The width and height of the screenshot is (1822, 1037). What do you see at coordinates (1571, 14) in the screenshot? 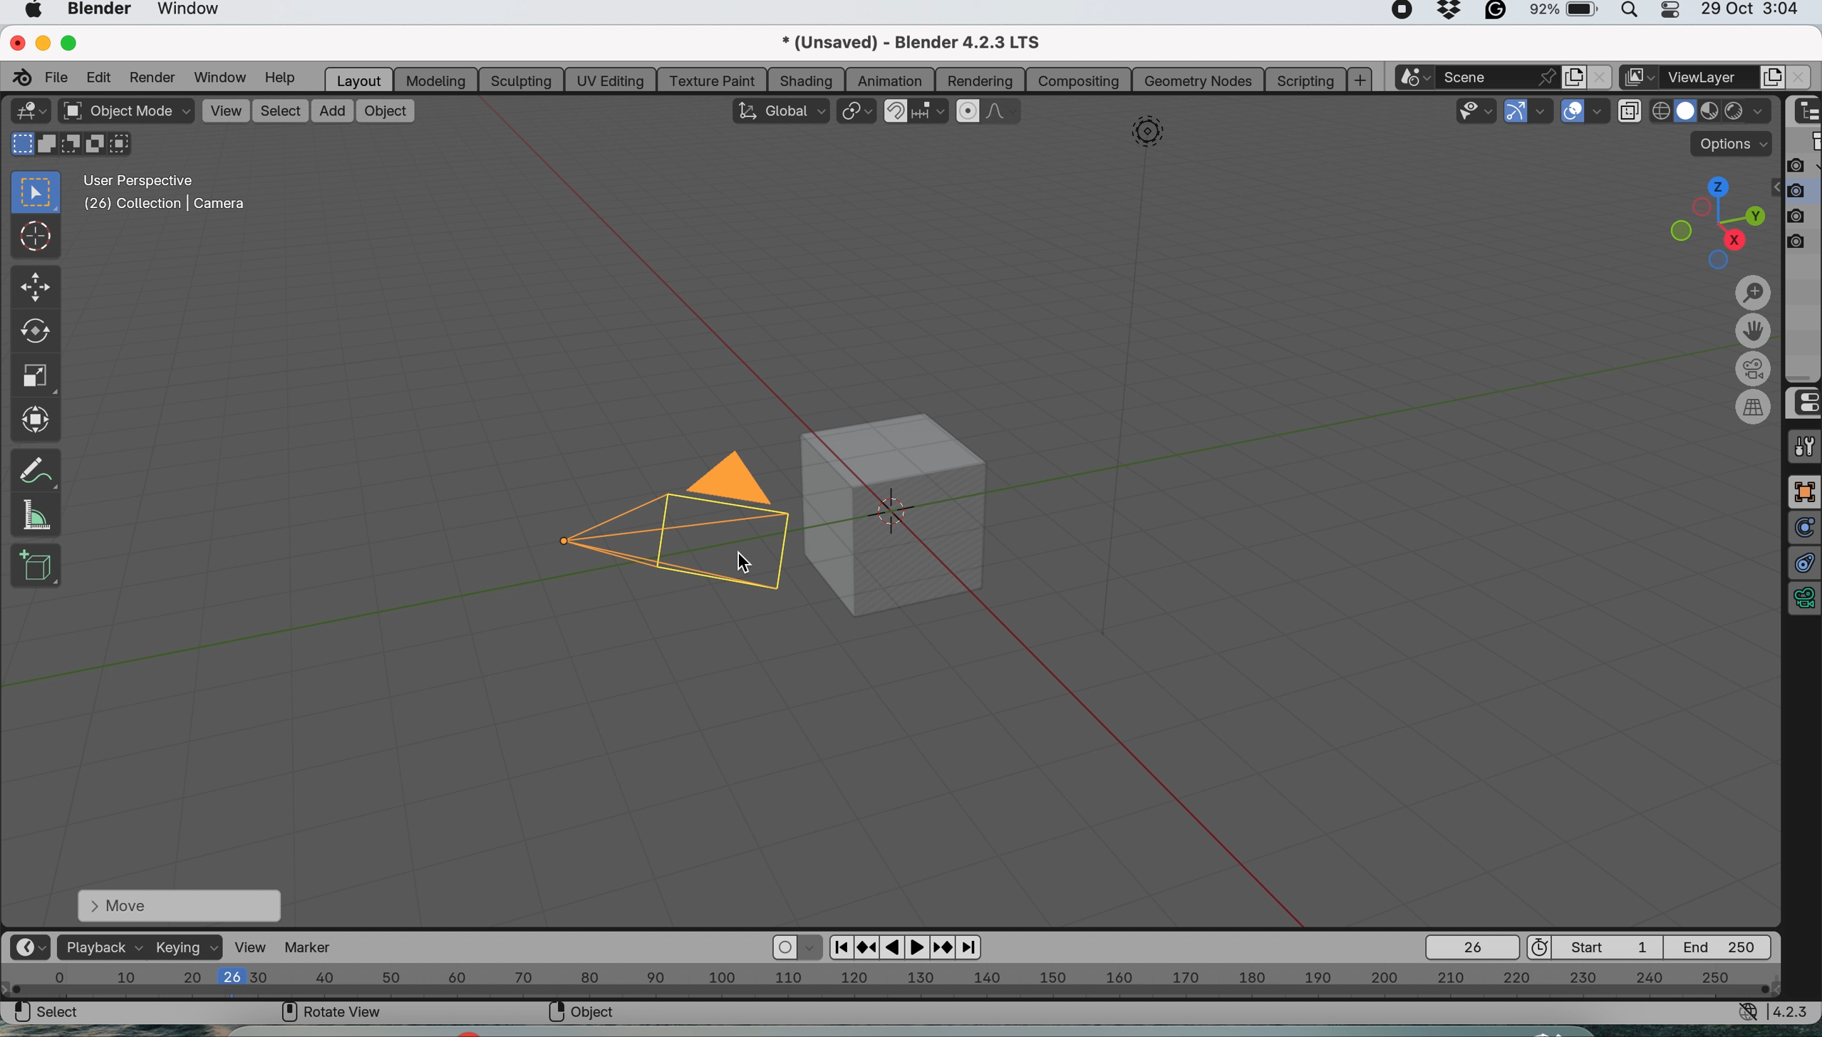
I see `battery- 92%` at bounding box center [1571, 14].